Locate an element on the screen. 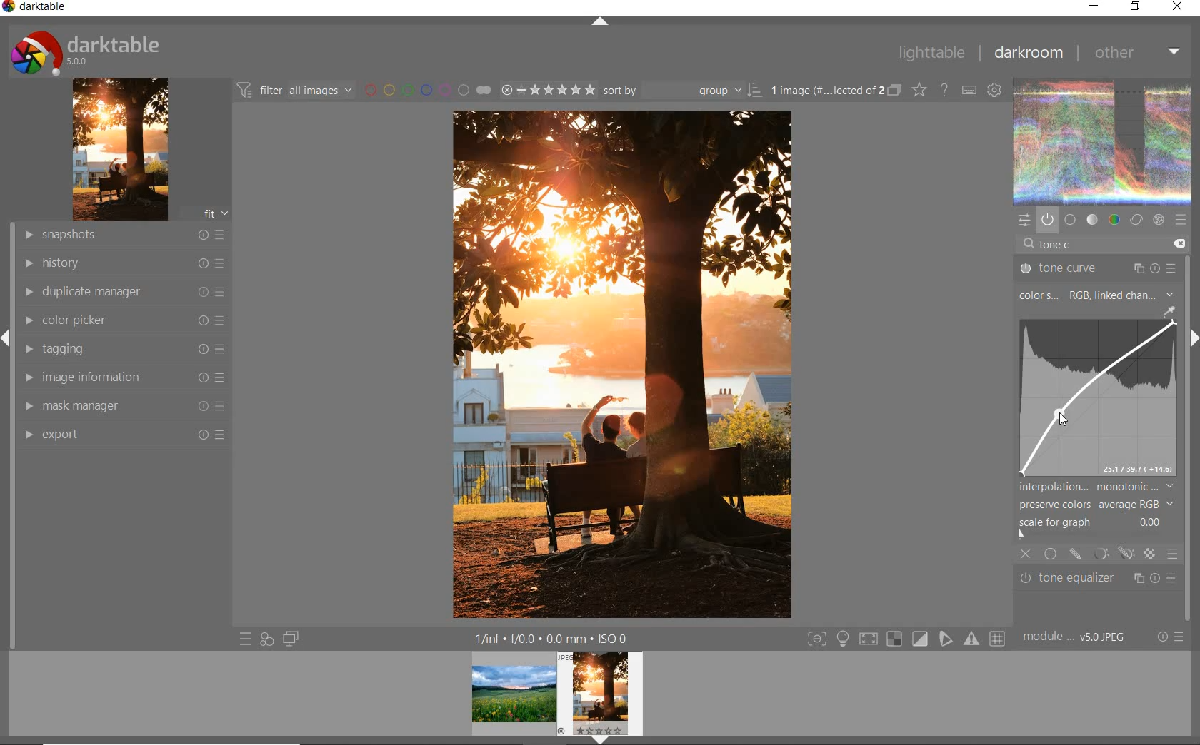  rgb, linked channels is located at coordinates (1123, 295).